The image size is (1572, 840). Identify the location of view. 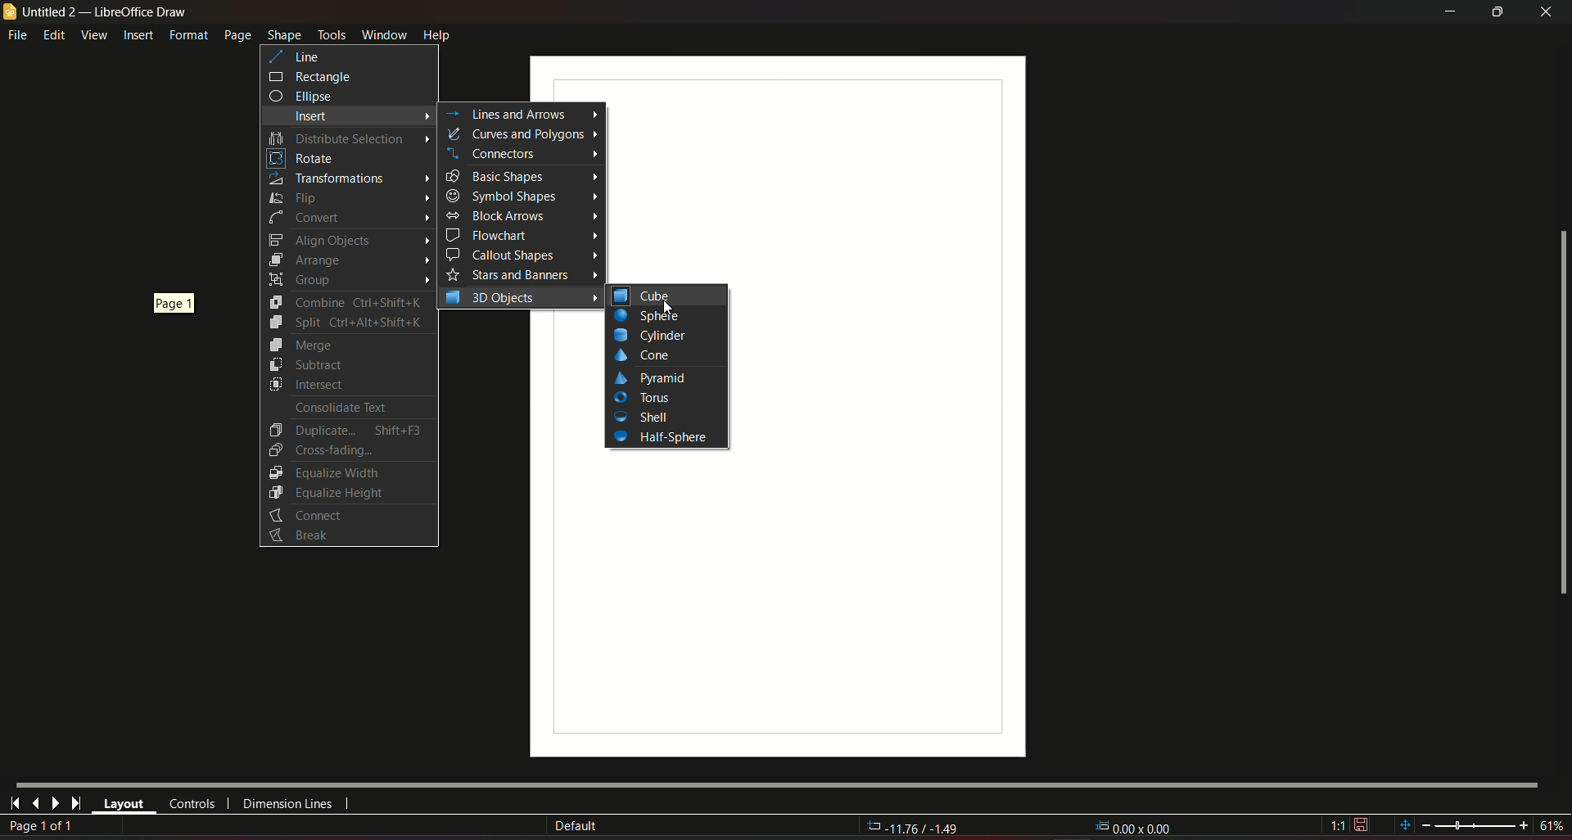
(93, 34).